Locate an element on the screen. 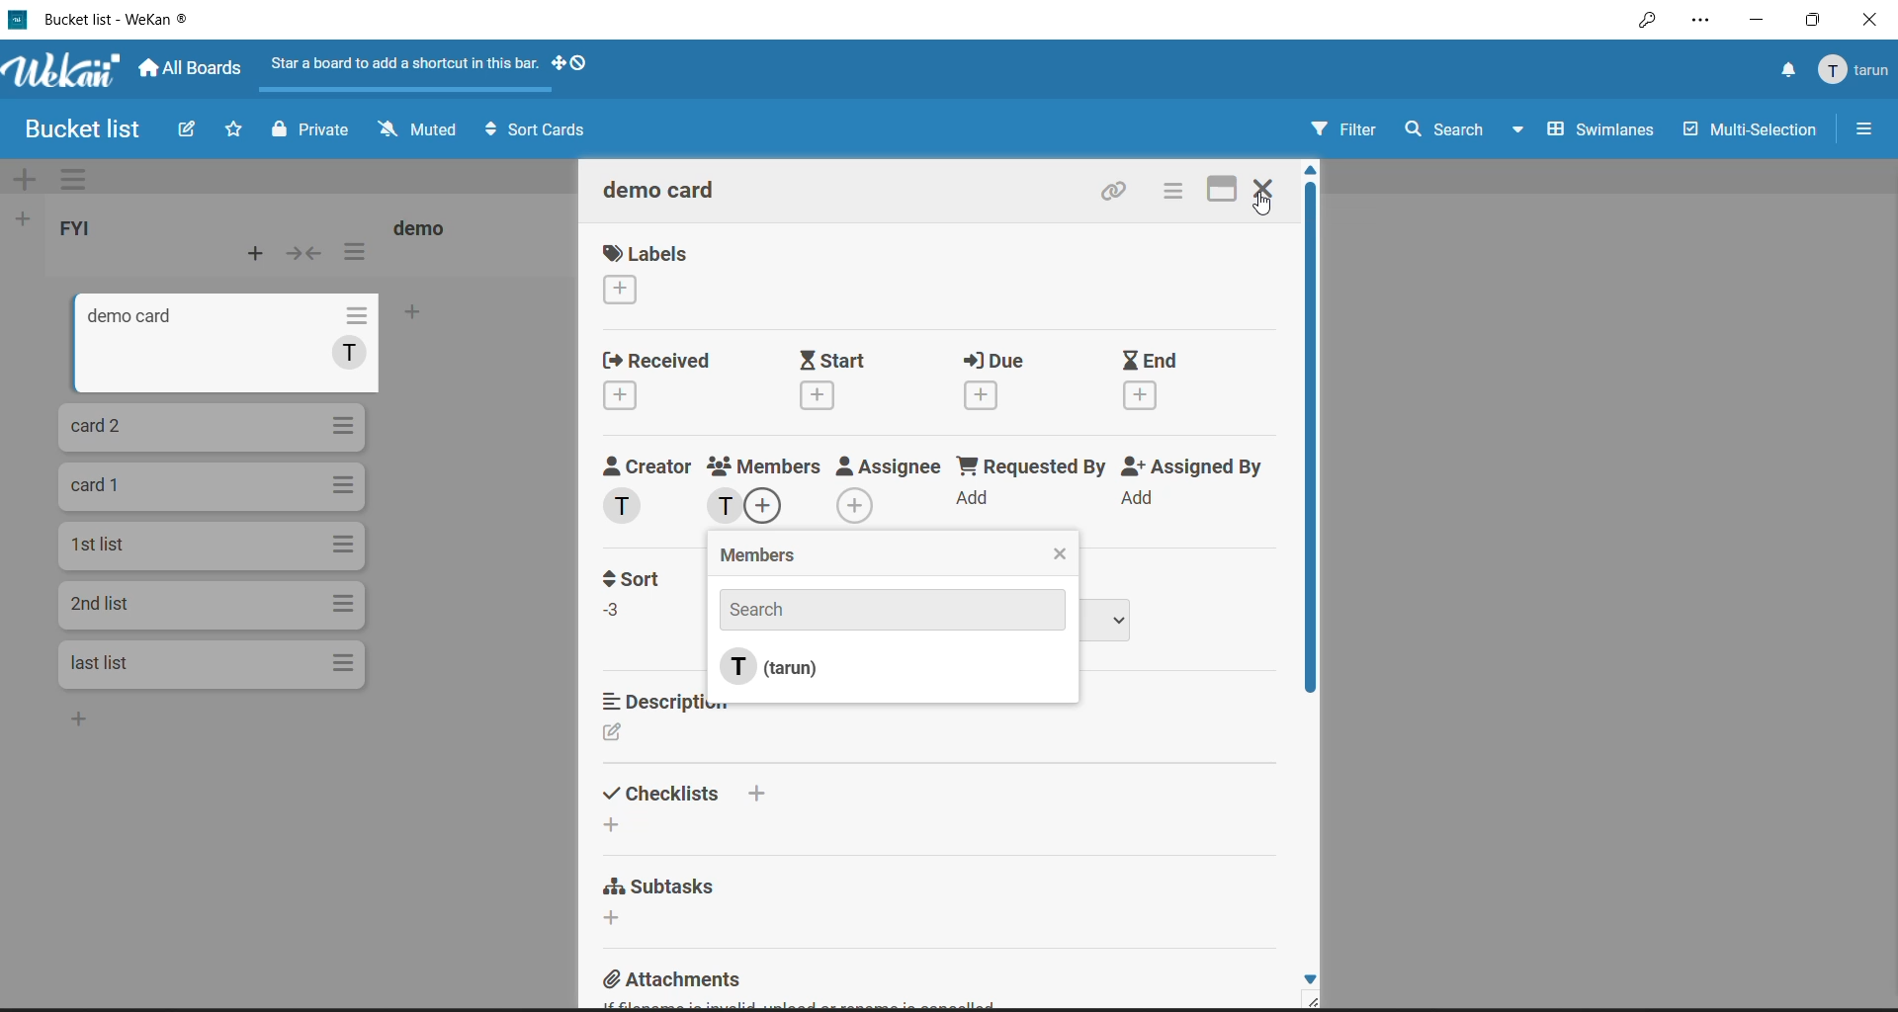 The width and height of the screenshot is (1898, 1012). text is located at coordinates (350, 357).